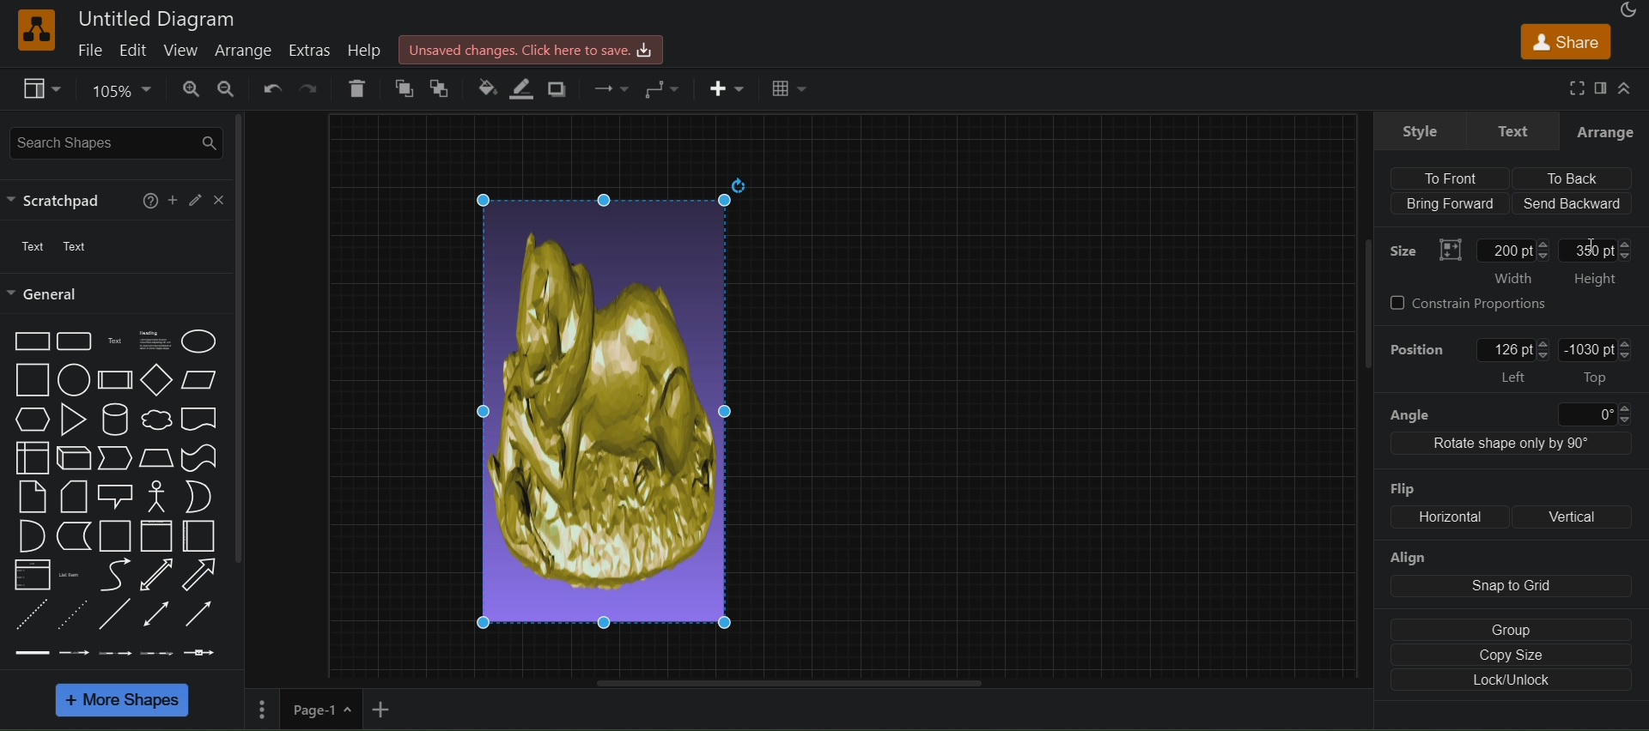  Describe the element at coordinates (112, 495) in the screenshot. I see `shapes` at that location.